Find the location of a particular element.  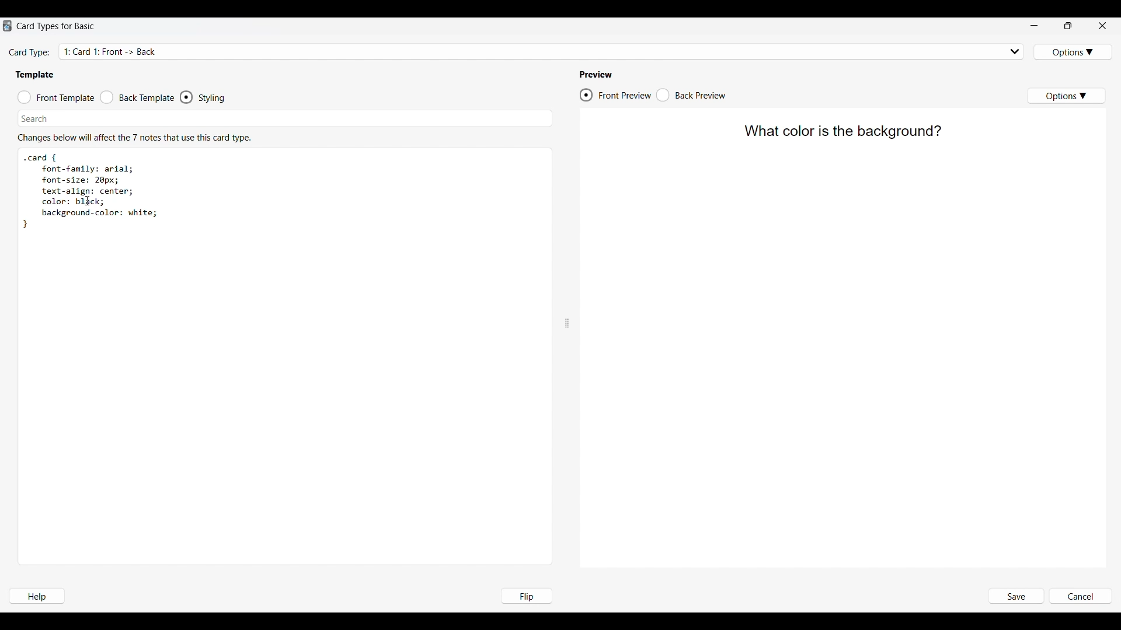

Help is located at coordinates (36, 596).